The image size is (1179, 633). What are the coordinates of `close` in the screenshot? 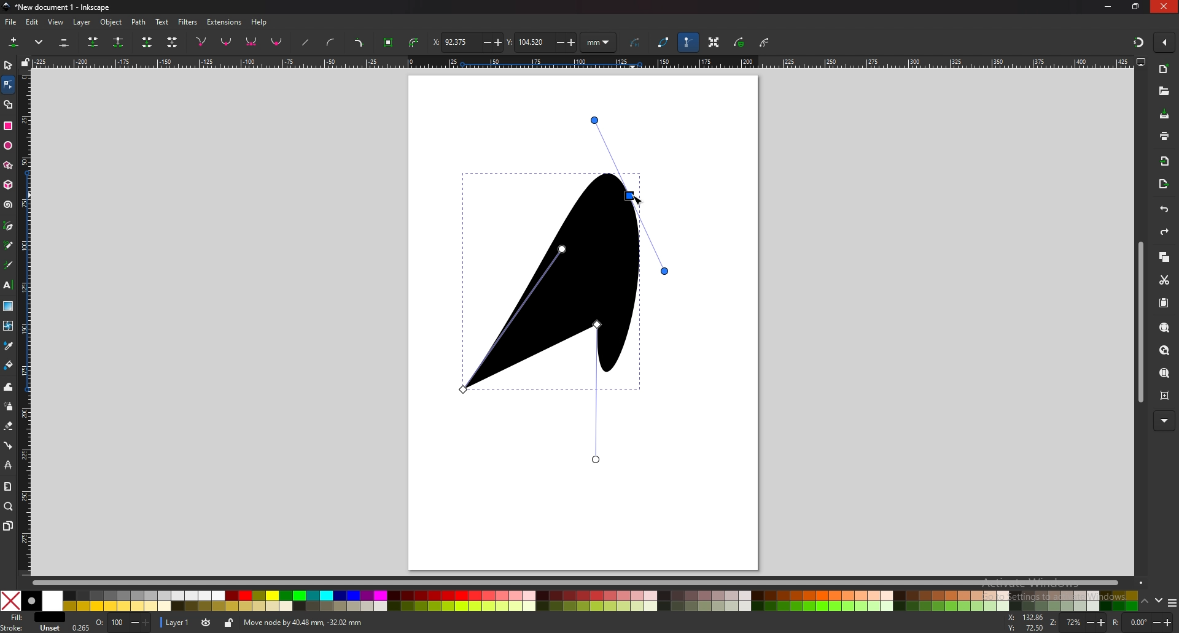 It's located at (1164, 6).